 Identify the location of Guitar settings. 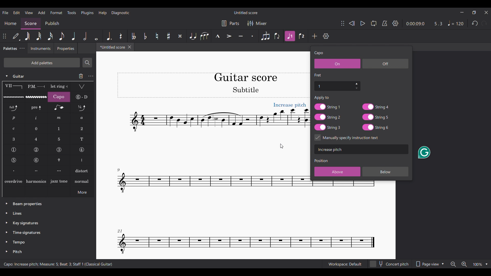
(91, 76).